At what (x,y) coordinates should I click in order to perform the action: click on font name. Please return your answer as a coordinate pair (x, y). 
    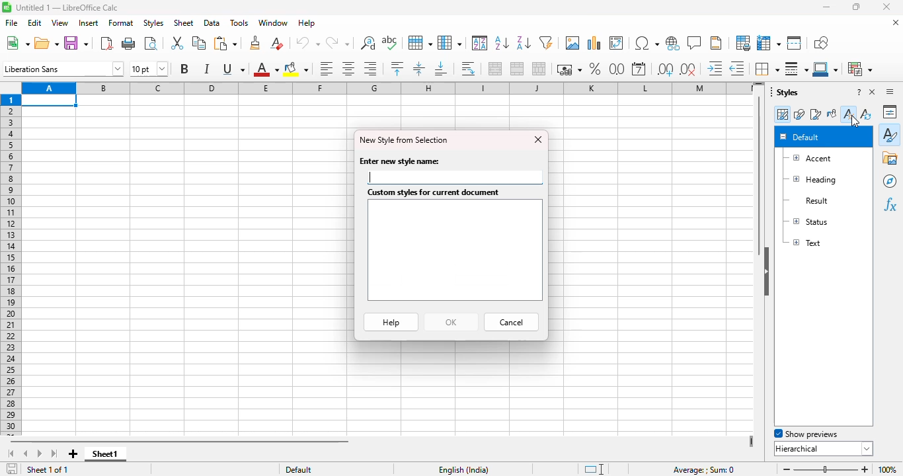
    Looking at the image, I should click on (63, 69).